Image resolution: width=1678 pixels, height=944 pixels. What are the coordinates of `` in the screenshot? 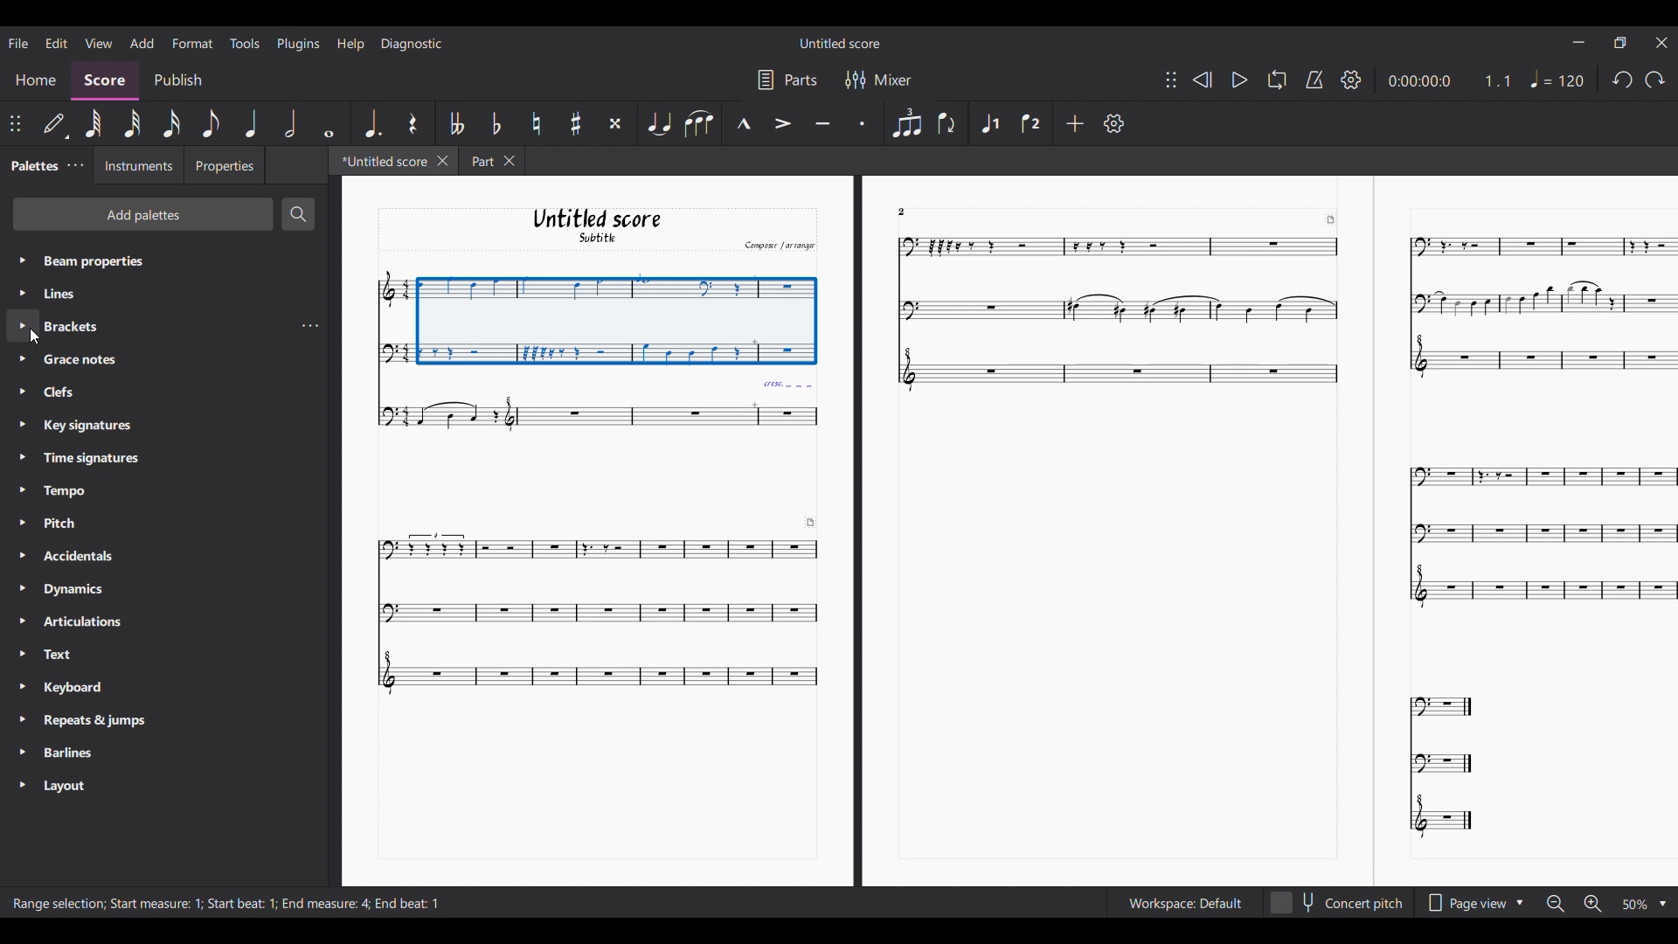 It's located at (24, 724).